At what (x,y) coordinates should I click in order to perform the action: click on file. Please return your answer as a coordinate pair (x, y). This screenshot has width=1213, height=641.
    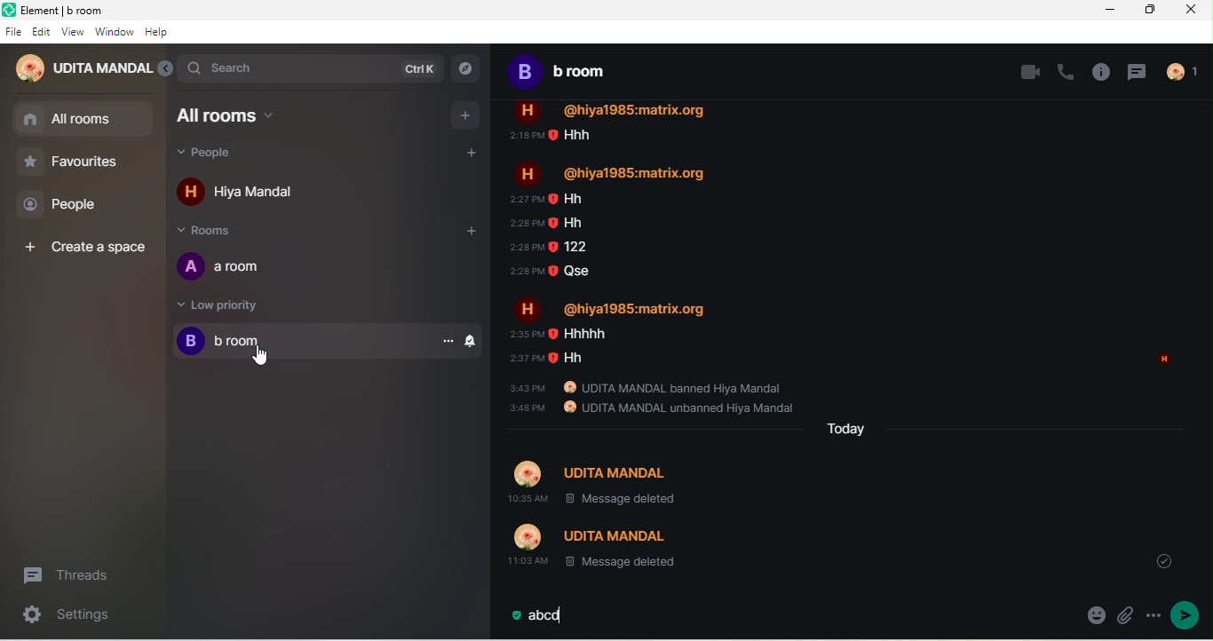
    Looking at the image, I should click on (13, 33).